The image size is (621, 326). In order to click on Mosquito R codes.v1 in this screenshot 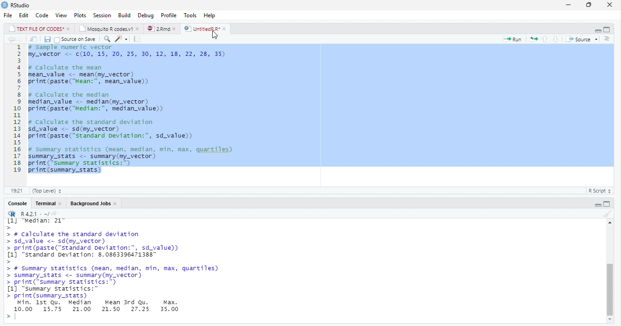, I will do `click(107, 29)`.